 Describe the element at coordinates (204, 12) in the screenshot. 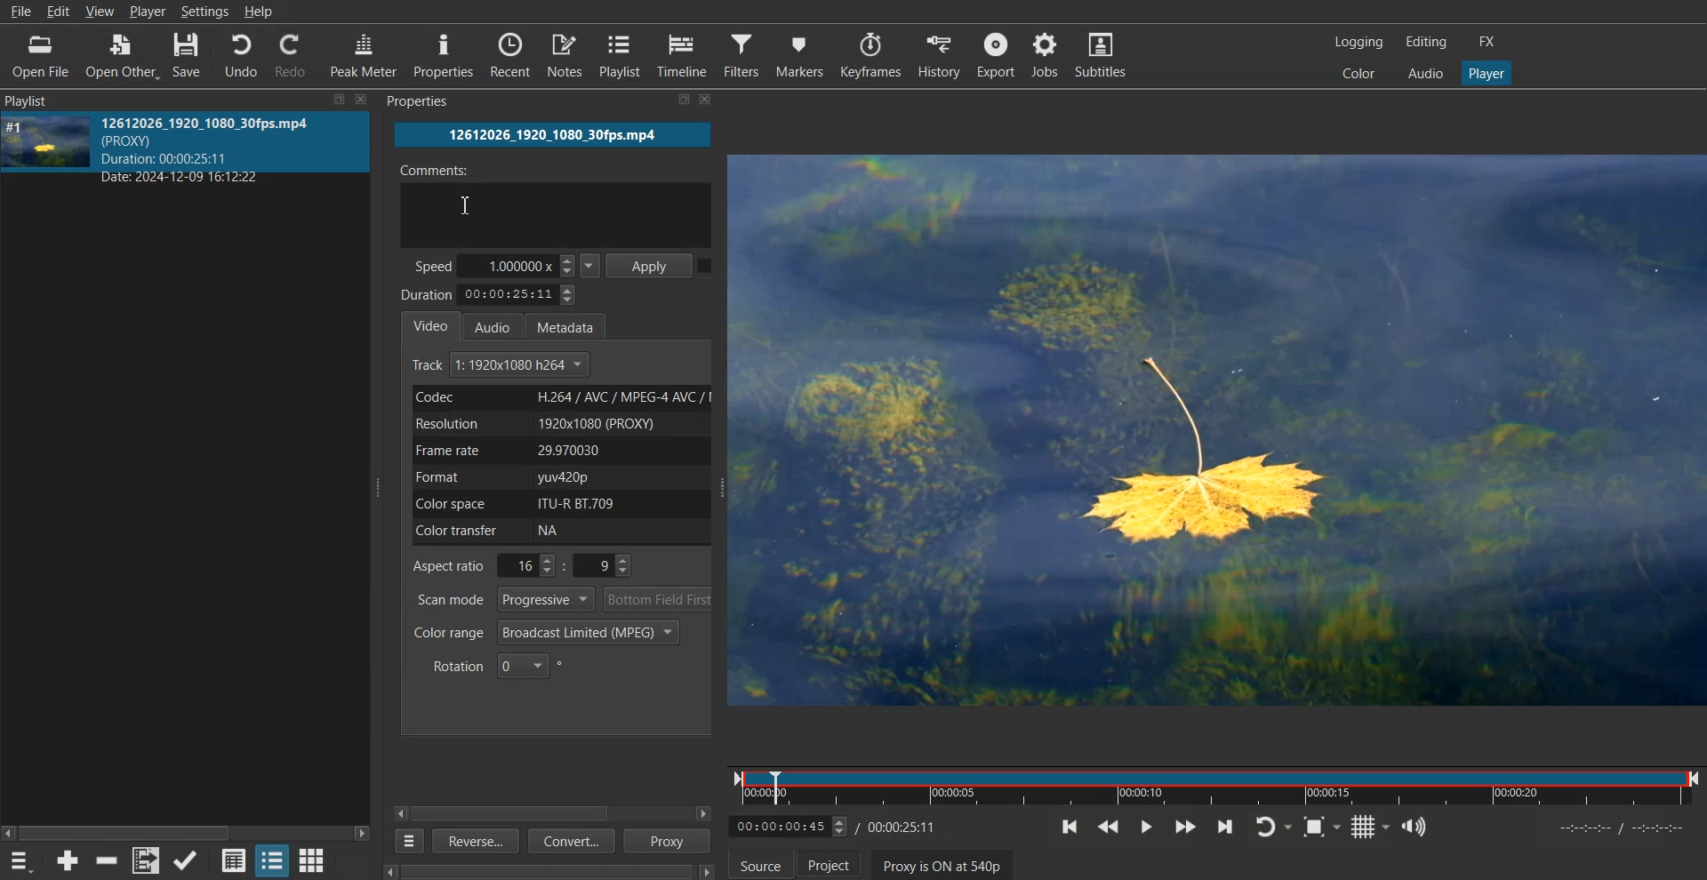

I see `Settings` at that location.